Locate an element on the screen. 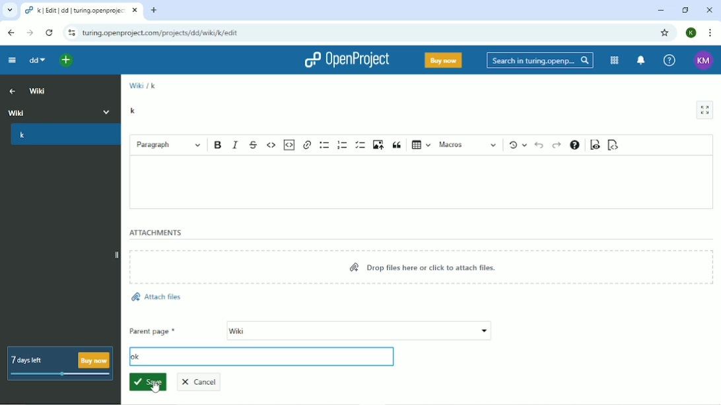 This screenshot has width=721, height=405. Link is located at coordinates (308, 144).